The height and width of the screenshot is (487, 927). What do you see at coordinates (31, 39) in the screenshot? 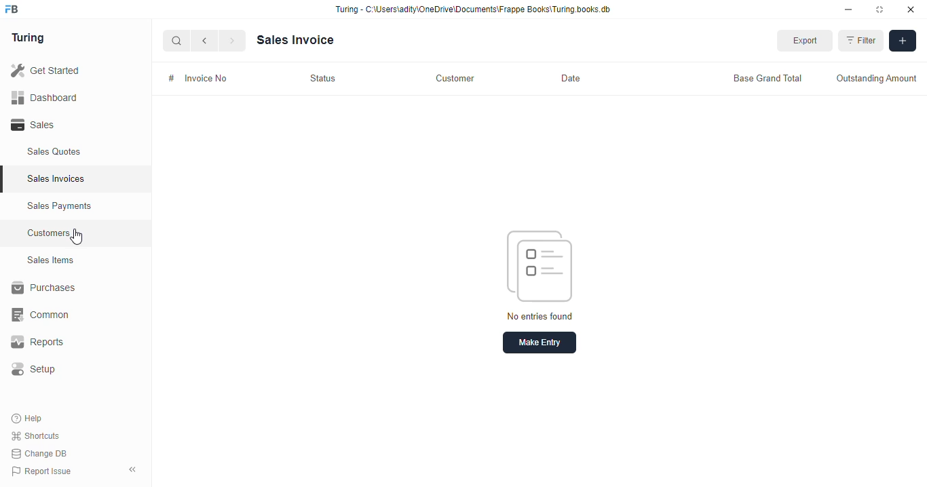
I see `Turing` at bounding box center [31, 39].